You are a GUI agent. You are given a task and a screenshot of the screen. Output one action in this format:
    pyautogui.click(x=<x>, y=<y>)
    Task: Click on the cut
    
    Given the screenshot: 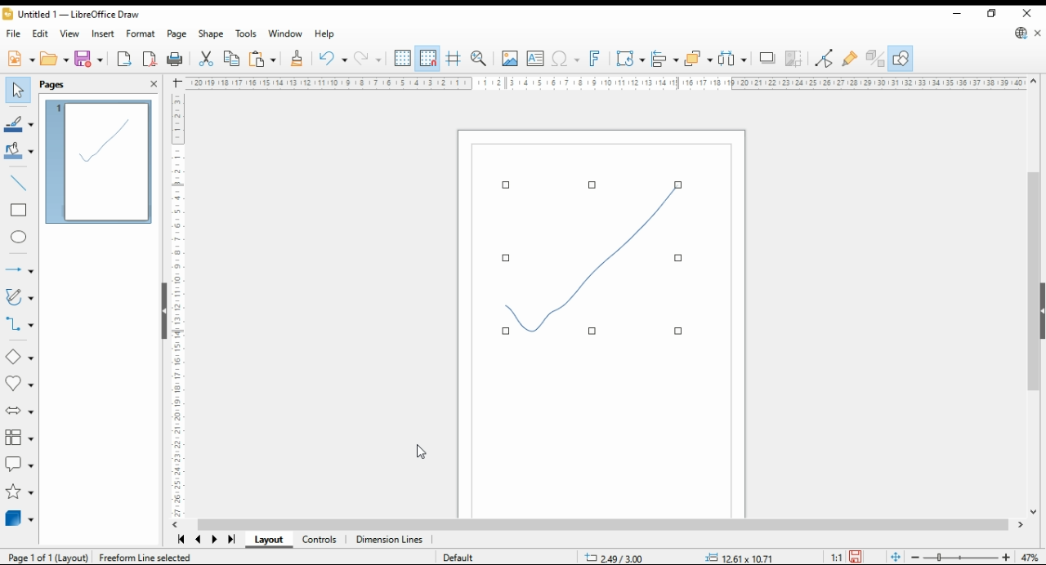 What is the action you would take?
    pyautogui.click(x=207, y=58)
    